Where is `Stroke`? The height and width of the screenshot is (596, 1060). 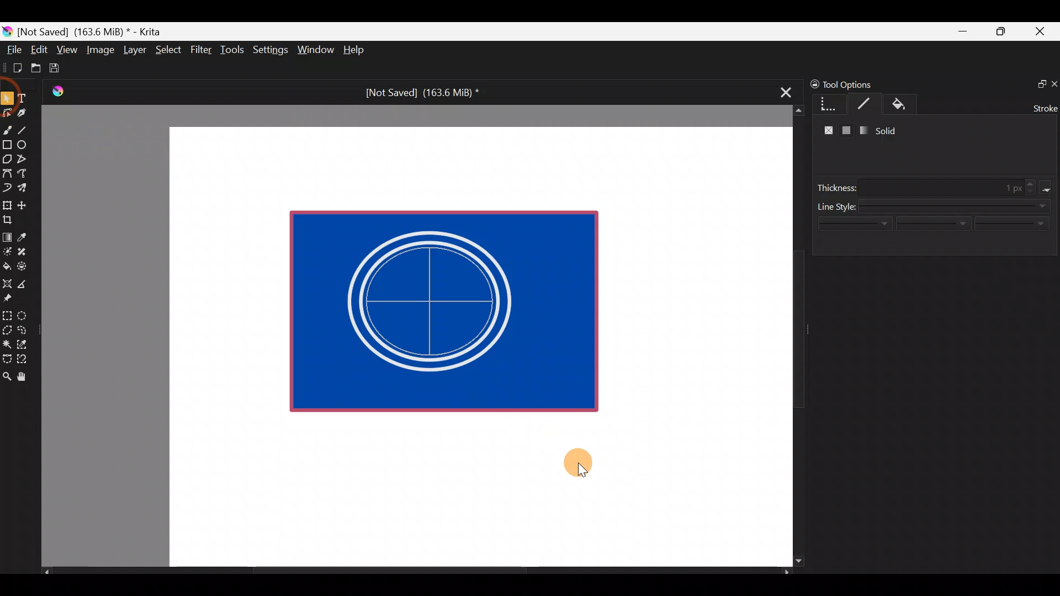
Stroke is located at coordinates (1043, 107).